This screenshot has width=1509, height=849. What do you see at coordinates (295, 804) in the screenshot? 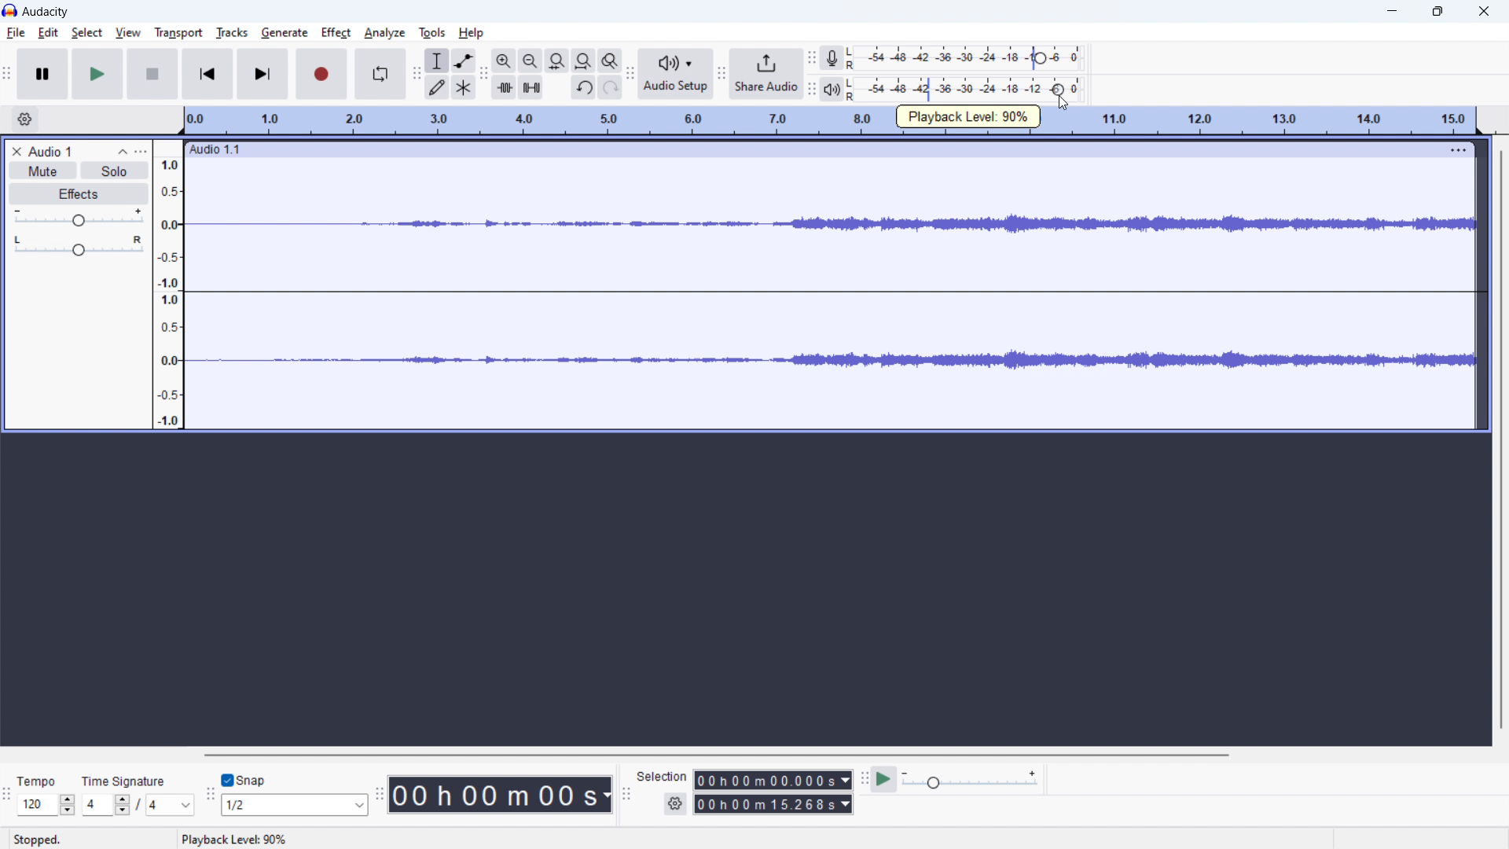
I see `select snap` at bounding box center [295, 804].